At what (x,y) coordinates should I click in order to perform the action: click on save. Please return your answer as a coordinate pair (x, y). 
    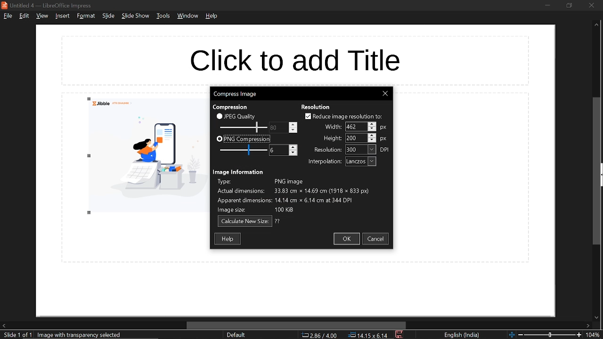
    Looking at the image, I should click on (400, 335).